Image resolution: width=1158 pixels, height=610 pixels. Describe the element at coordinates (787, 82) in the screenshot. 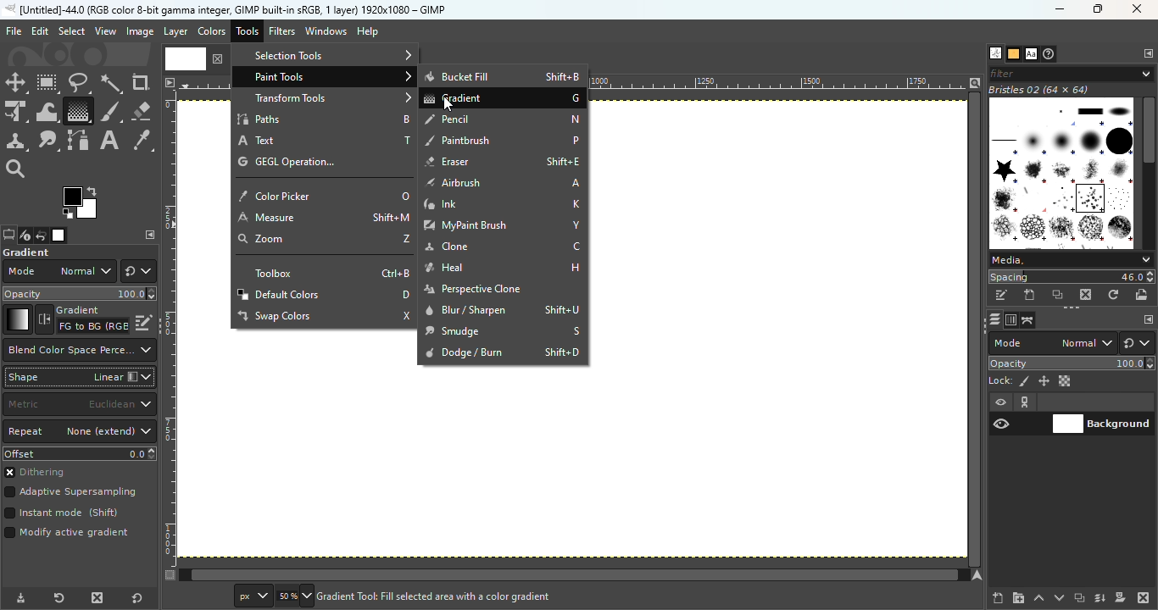

I see `Ruler Measurement` at that location.